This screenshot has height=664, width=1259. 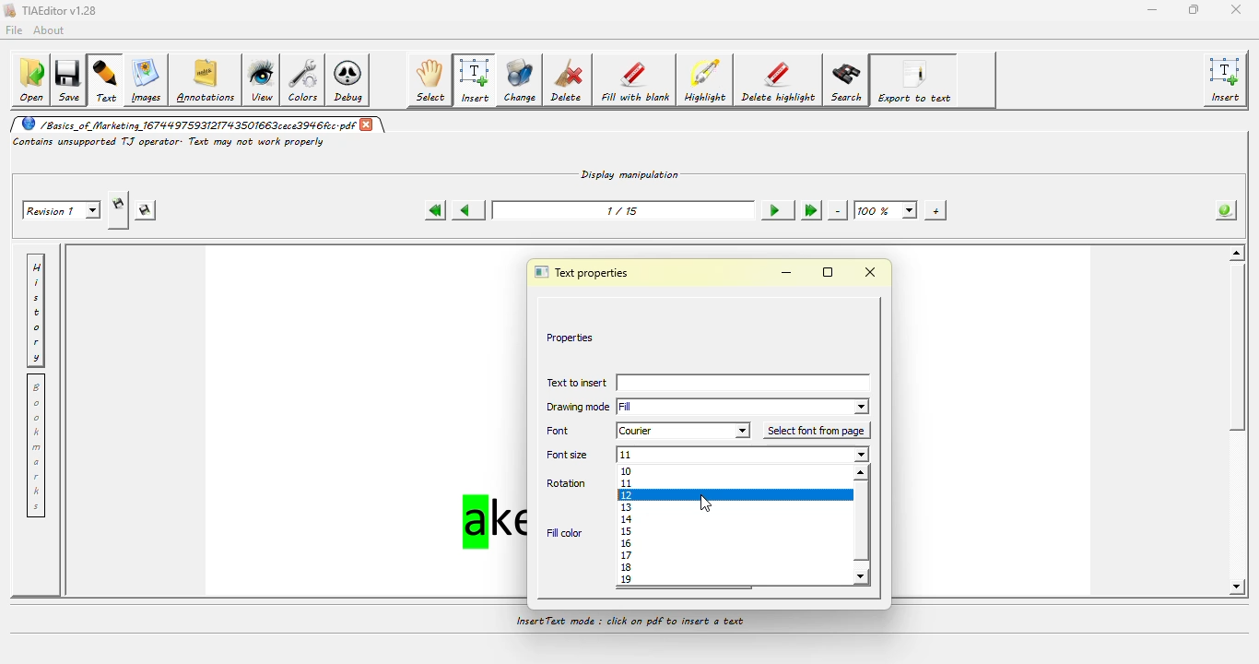 What do you see at coordinates (571, 337) in the screenshot?
I see `Properties` at bounding box center [571, 337].